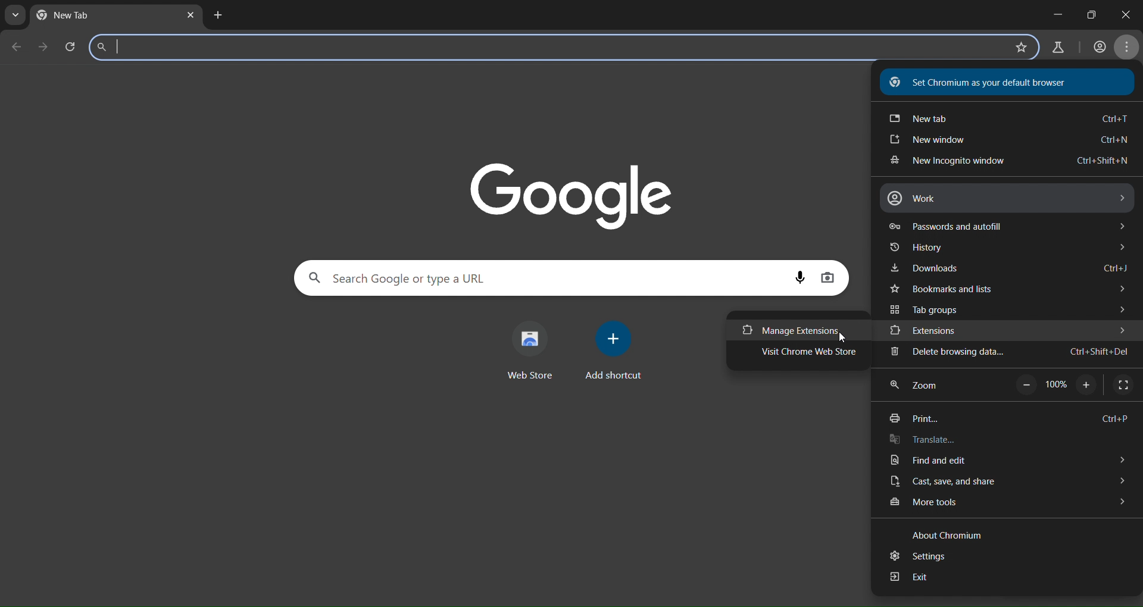 The width and height of the screenshot is (1143, 607). Describe the element at coordinates (837, 340) in the screenshot. I see `cursor` at that location.